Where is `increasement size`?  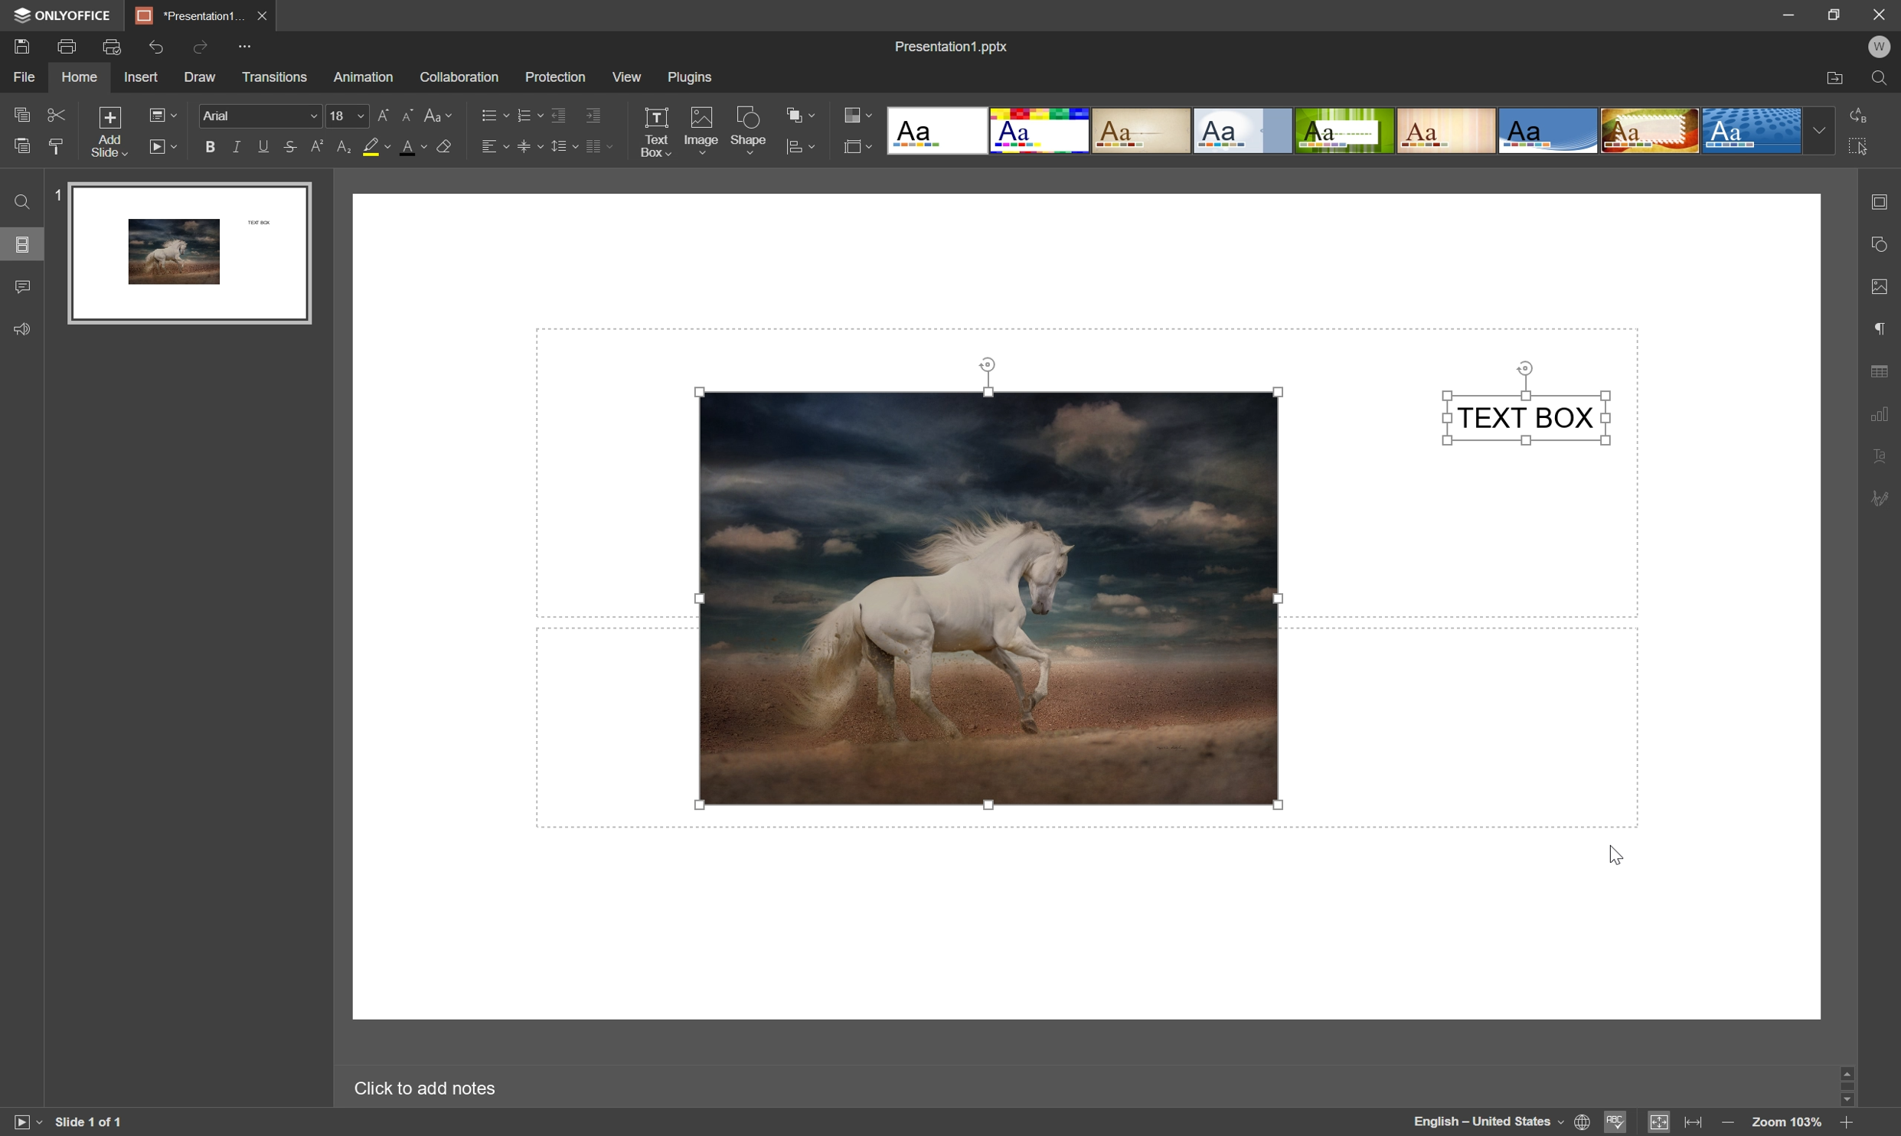 increasement size is located at coordinates (387, 116).